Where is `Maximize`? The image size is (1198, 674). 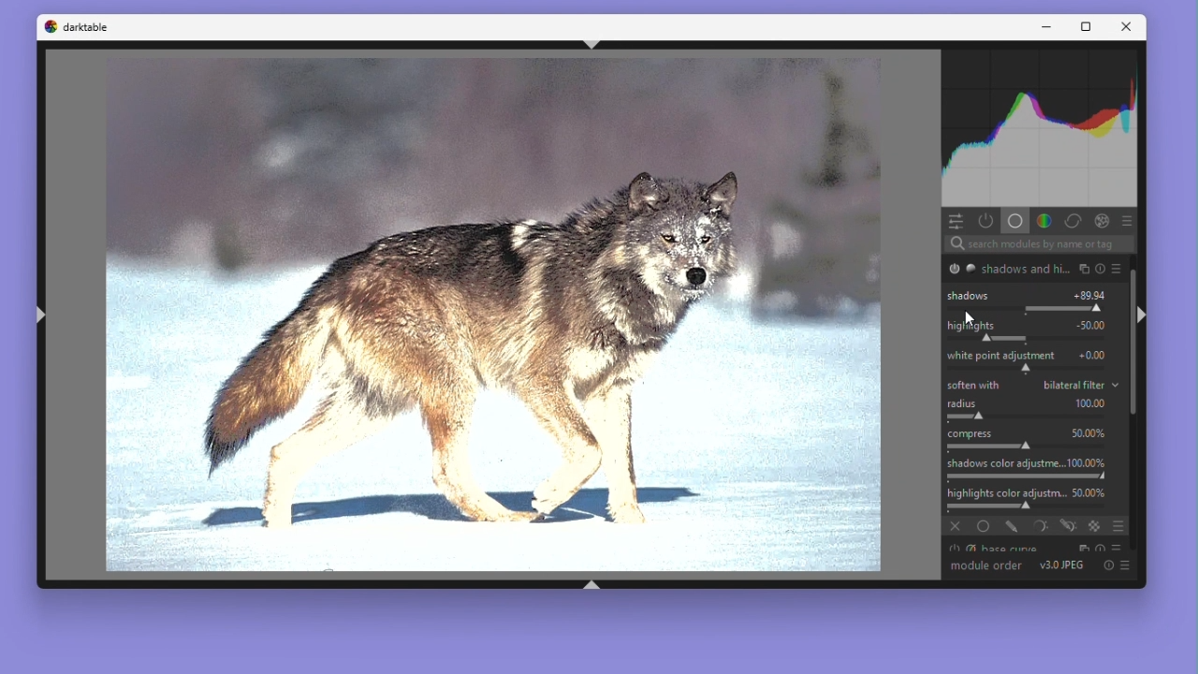 Maximize is located at coordinates (1089, 28).